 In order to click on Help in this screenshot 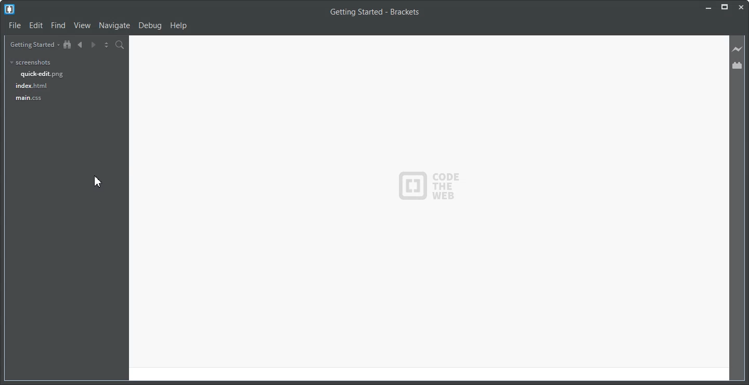, I will do `click(180, 26)`.